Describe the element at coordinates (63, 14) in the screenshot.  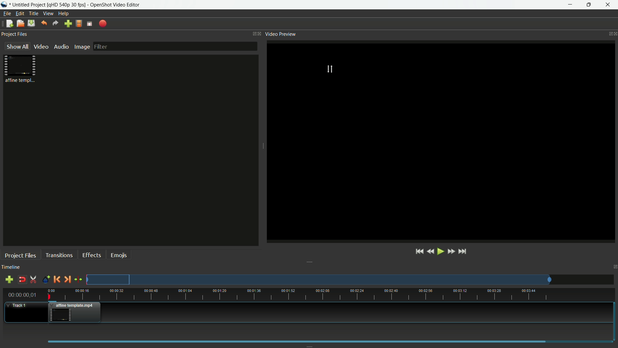
I see `help menu` at that location.